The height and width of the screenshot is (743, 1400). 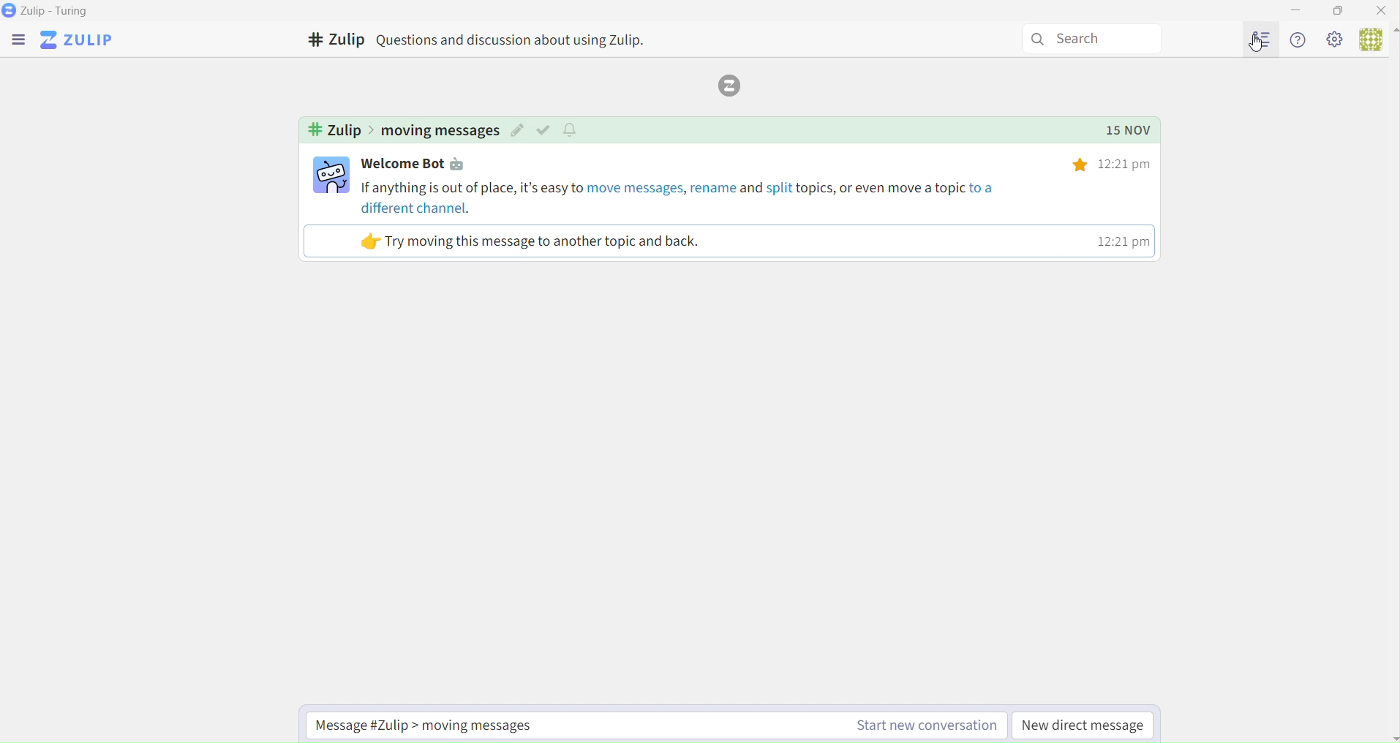 What do you see at coordinates (332, 175) in the screenshot?
I see `user profile` at bounding box center [332, 175].